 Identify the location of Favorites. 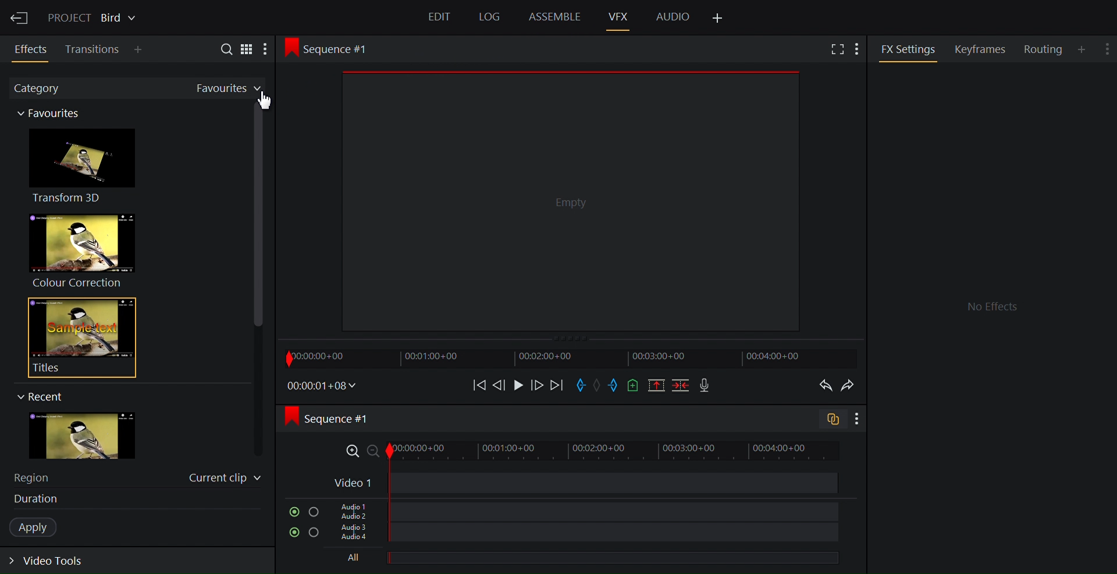
(218, 88).